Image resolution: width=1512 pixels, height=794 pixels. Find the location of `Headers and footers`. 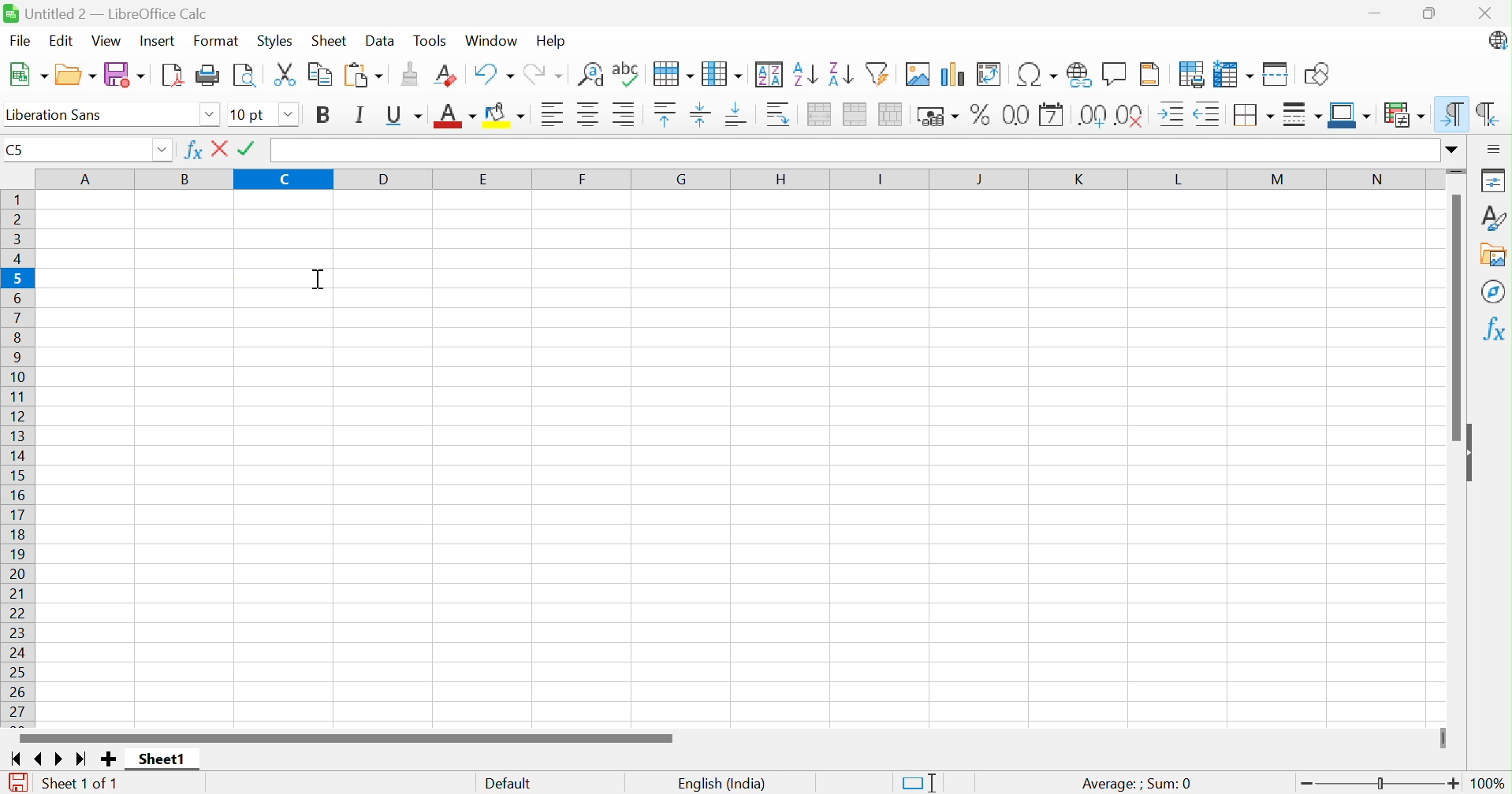

Headers and footers is located at coordinates (1150, 72).